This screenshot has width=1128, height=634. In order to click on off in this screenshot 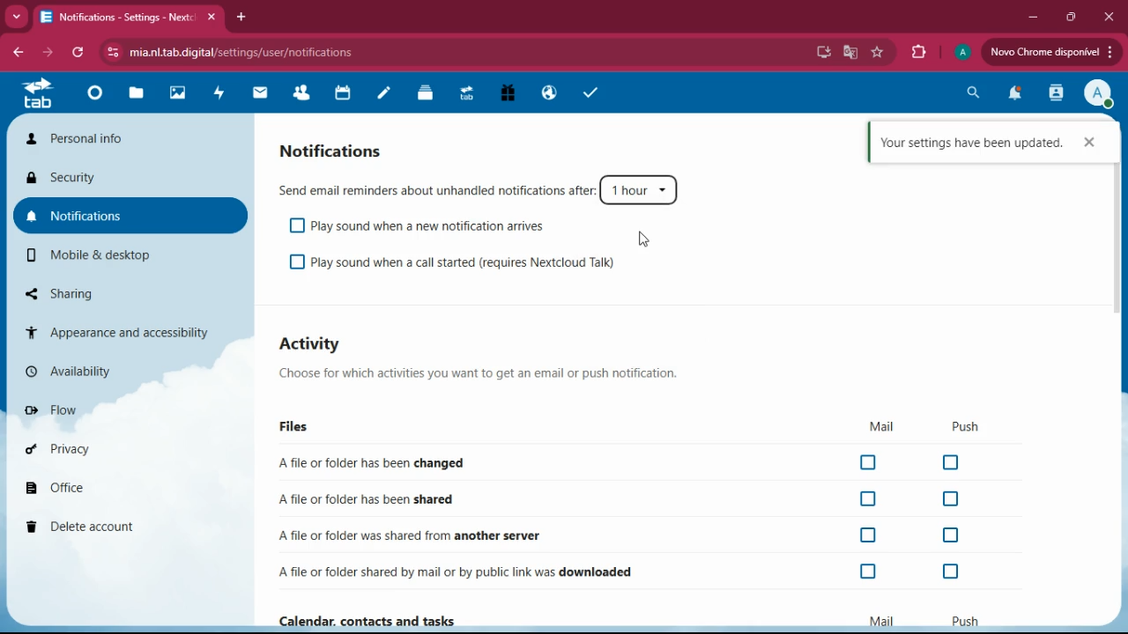, I will do `click(950, 572)`.